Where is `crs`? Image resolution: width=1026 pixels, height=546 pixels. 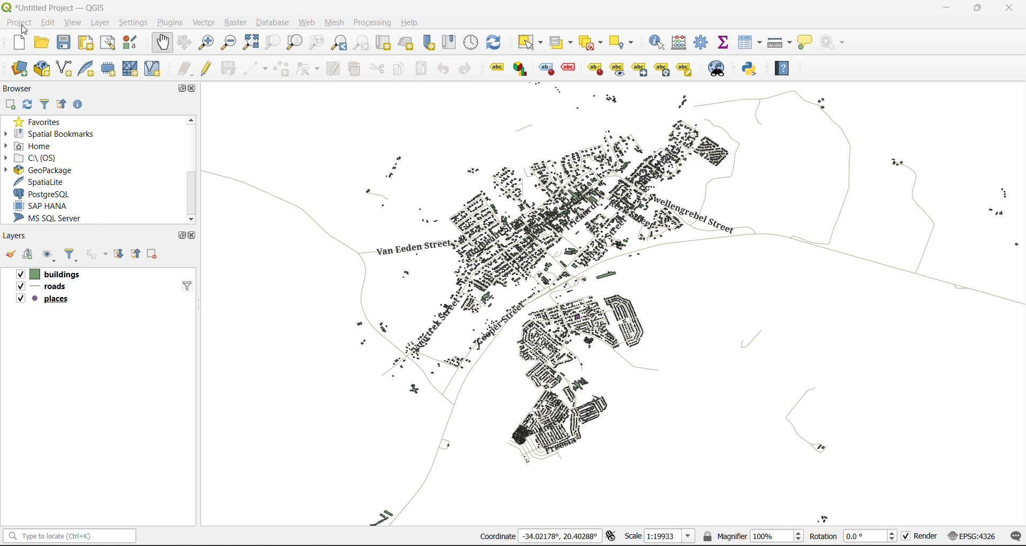
crs is located at coordinates (969, 534).